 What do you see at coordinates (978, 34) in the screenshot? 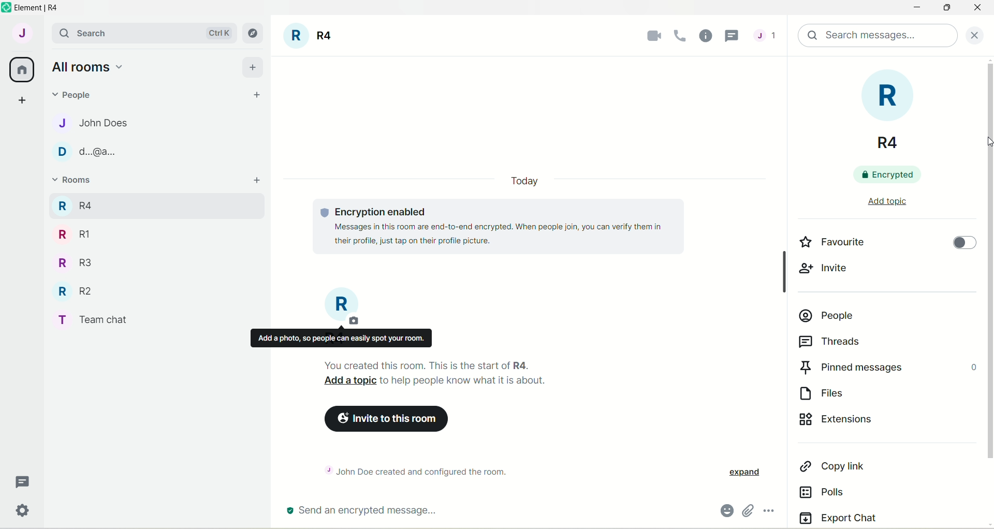
I see `close` at bounding box center [978, 34].